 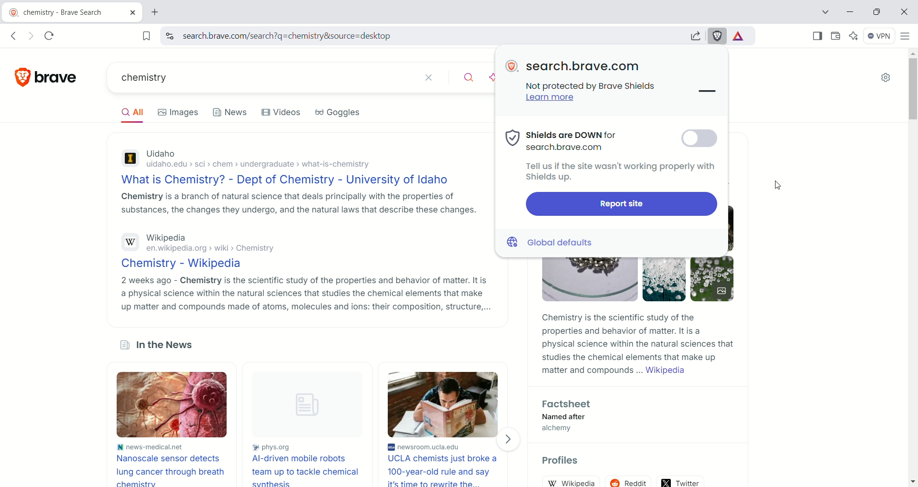 I want to click on Brave logo, so click(x=47, y=77).